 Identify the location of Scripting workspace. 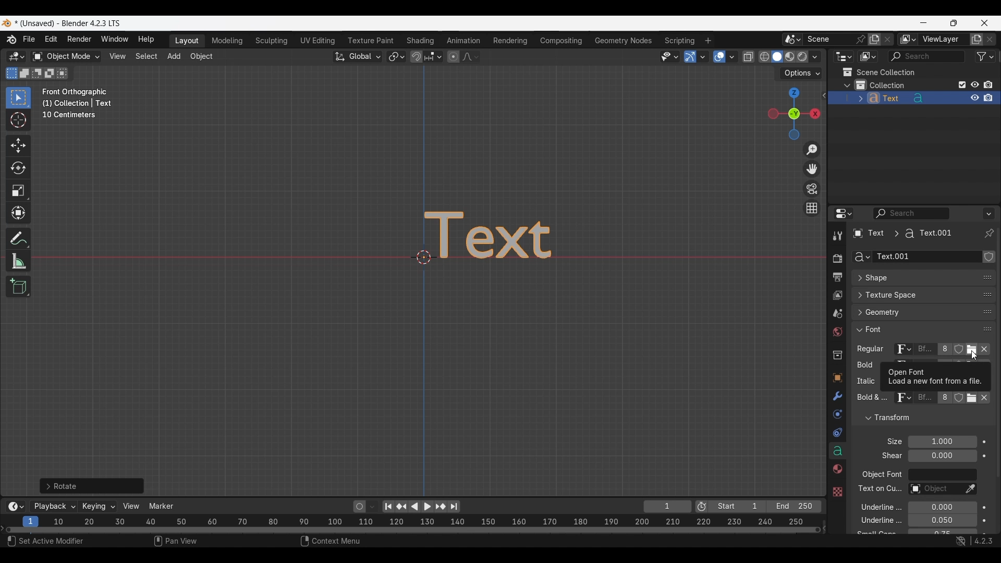
(678, 40).